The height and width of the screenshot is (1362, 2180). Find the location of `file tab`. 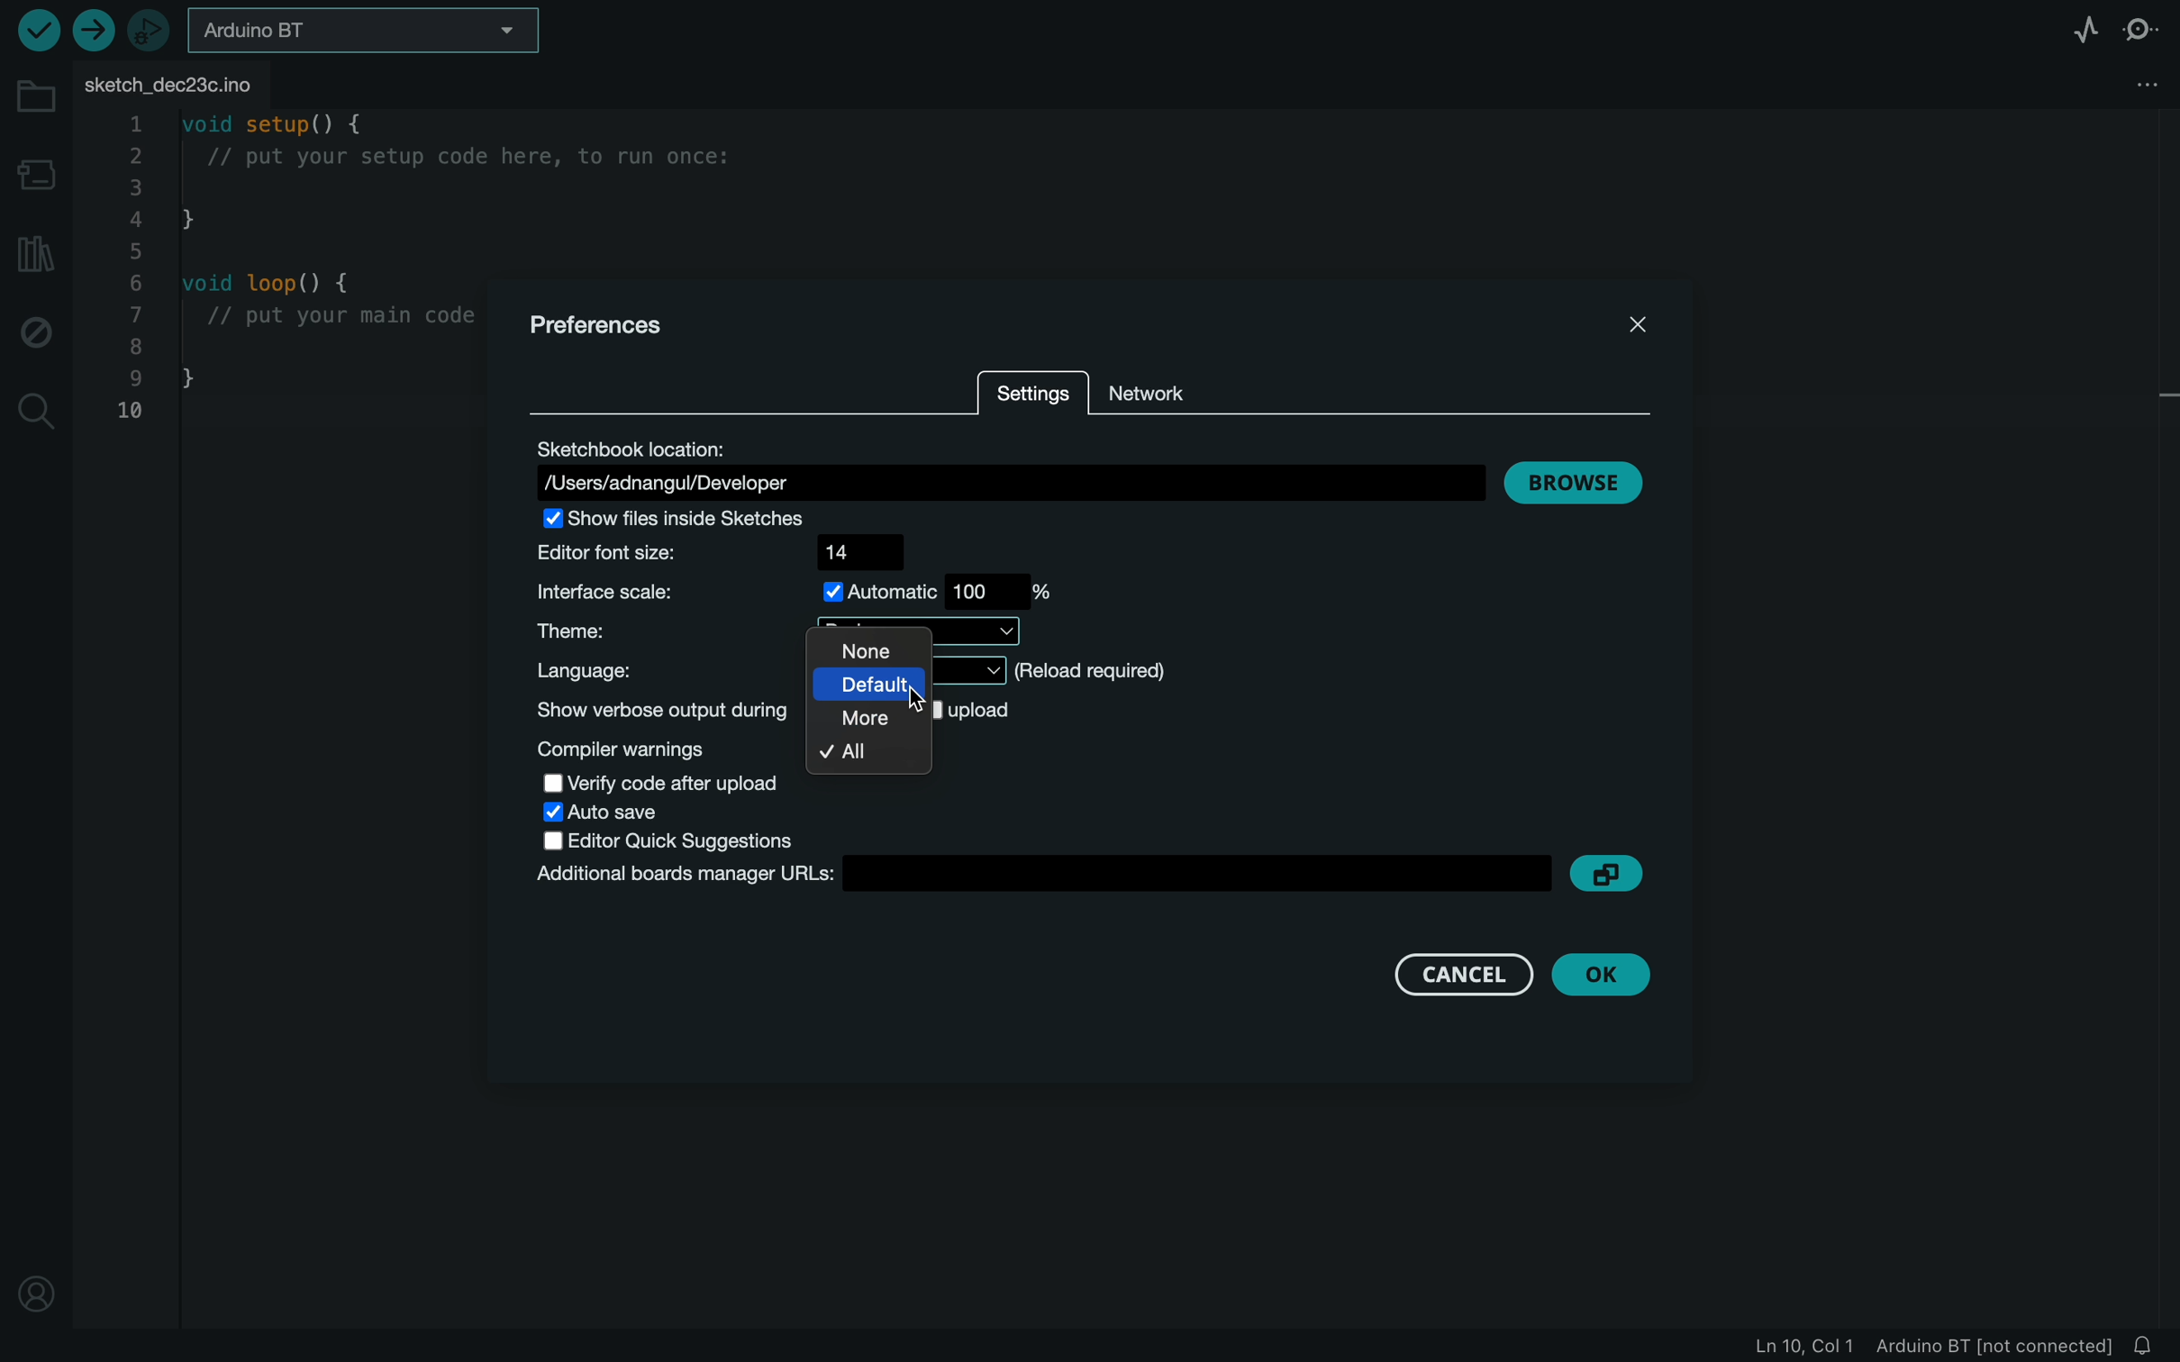

file tab is located at coordinates (191, 81).